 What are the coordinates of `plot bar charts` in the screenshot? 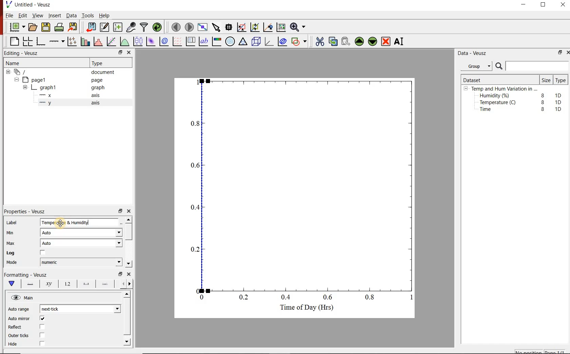 It's located at (85, 40).